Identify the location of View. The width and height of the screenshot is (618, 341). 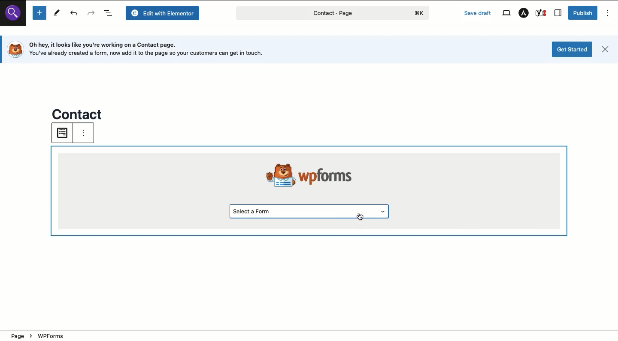
(506, 12).